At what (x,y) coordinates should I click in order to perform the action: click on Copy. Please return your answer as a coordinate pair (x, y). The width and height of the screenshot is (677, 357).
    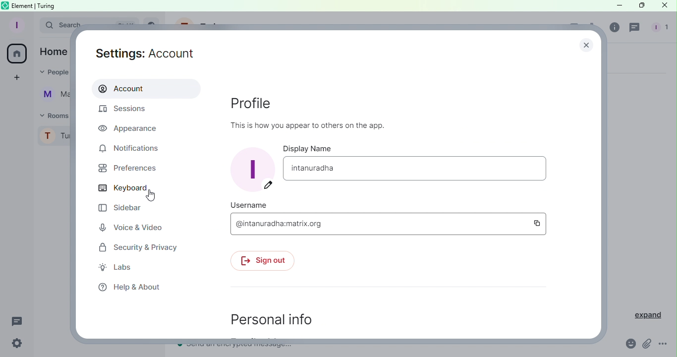
    Looking at the image, I should click on (540, 223).